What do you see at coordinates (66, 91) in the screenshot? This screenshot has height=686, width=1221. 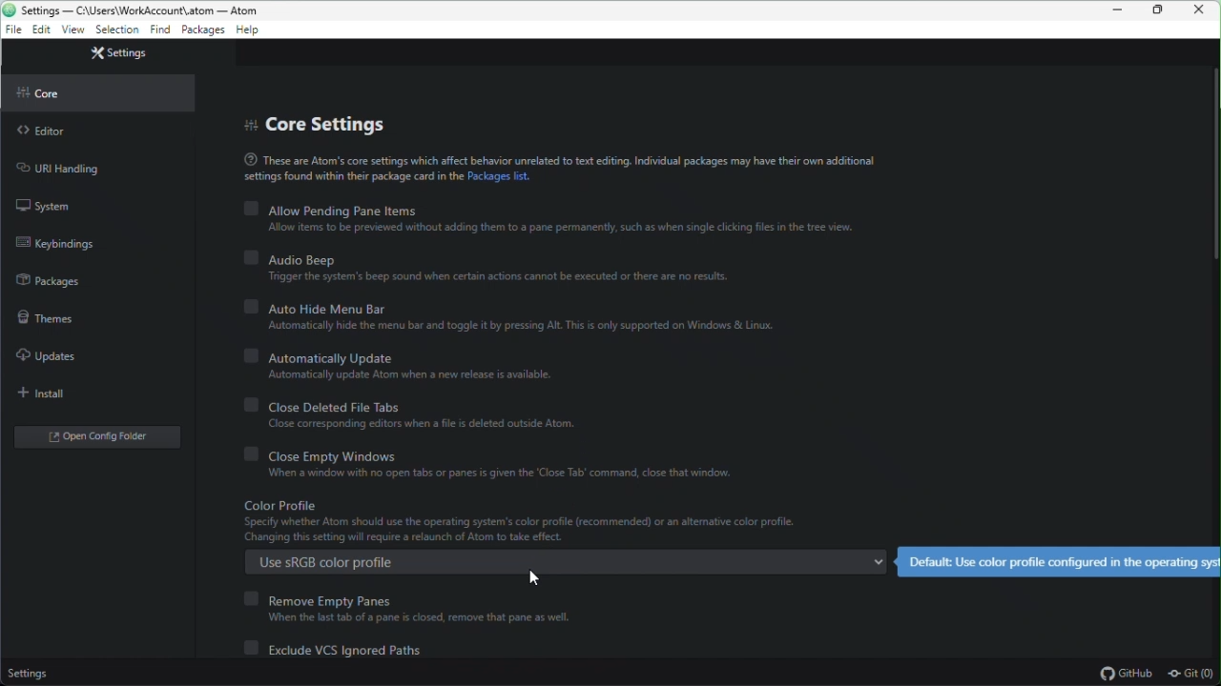 I see `Core` at bounding box center [66, 91].